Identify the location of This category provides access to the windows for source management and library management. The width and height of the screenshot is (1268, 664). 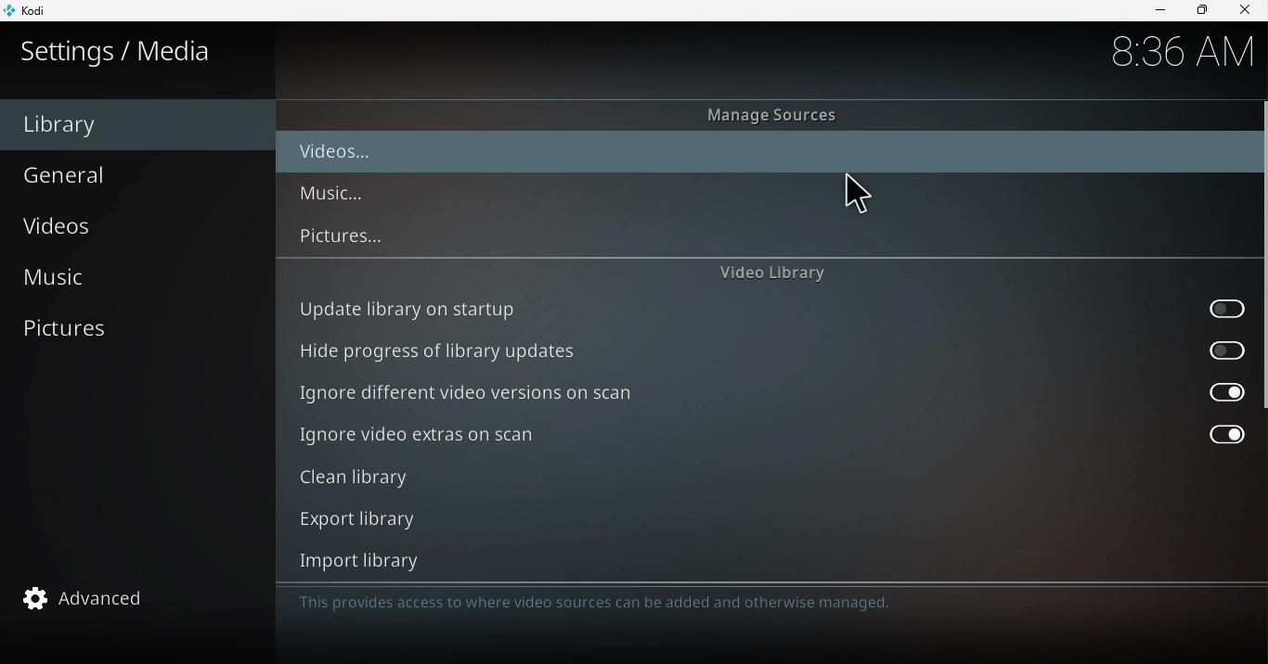
(687, 603).